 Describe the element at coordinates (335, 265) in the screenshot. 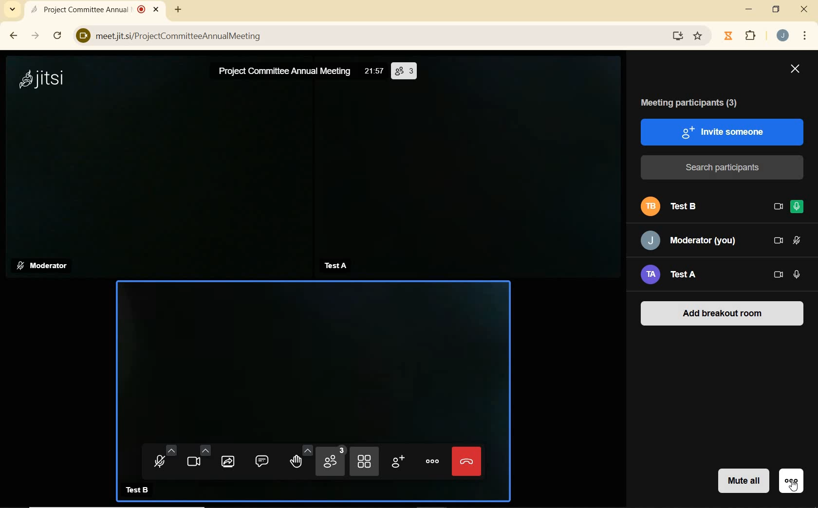

I see `test a` at that location.